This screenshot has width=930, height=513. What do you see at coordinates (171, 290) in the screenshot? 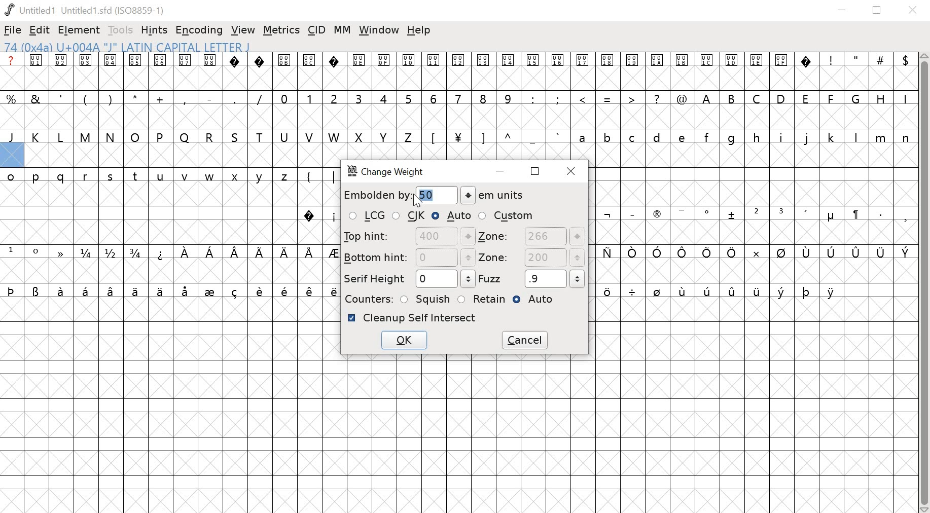
I see `symbols` at bounding box center [171, 290].